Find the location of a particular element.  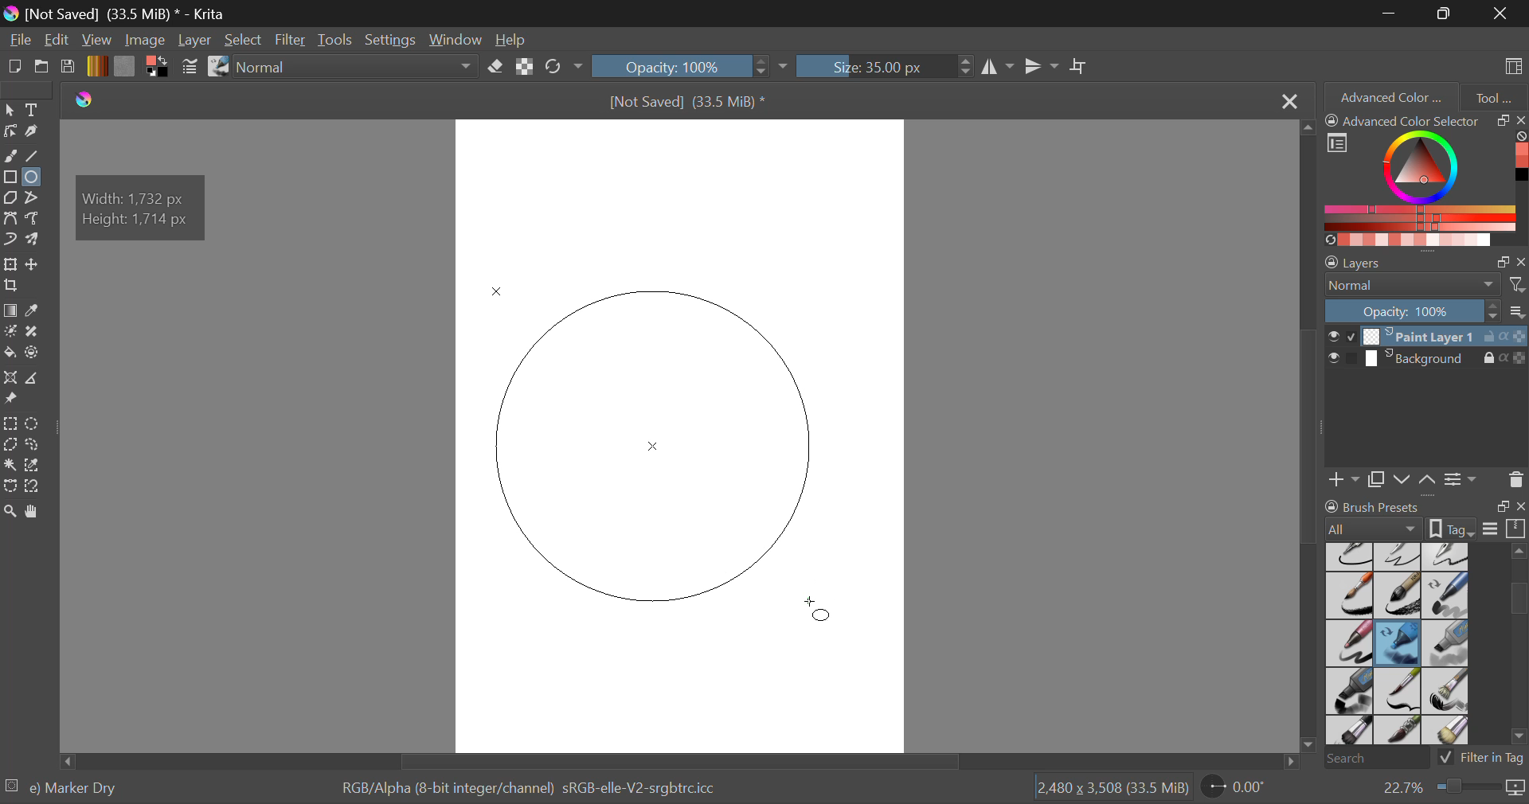

Zoom Tool is located at coordinates (10, 510).